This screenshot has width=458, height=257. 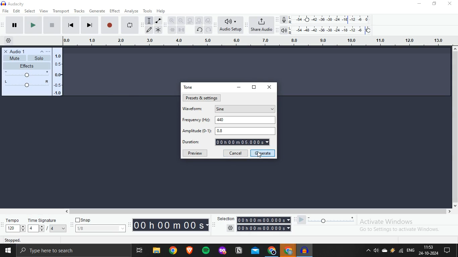 What do you see at coordinates (376, 251) in the screenshot?
I see `Sound` at bounding box center [376, 251].